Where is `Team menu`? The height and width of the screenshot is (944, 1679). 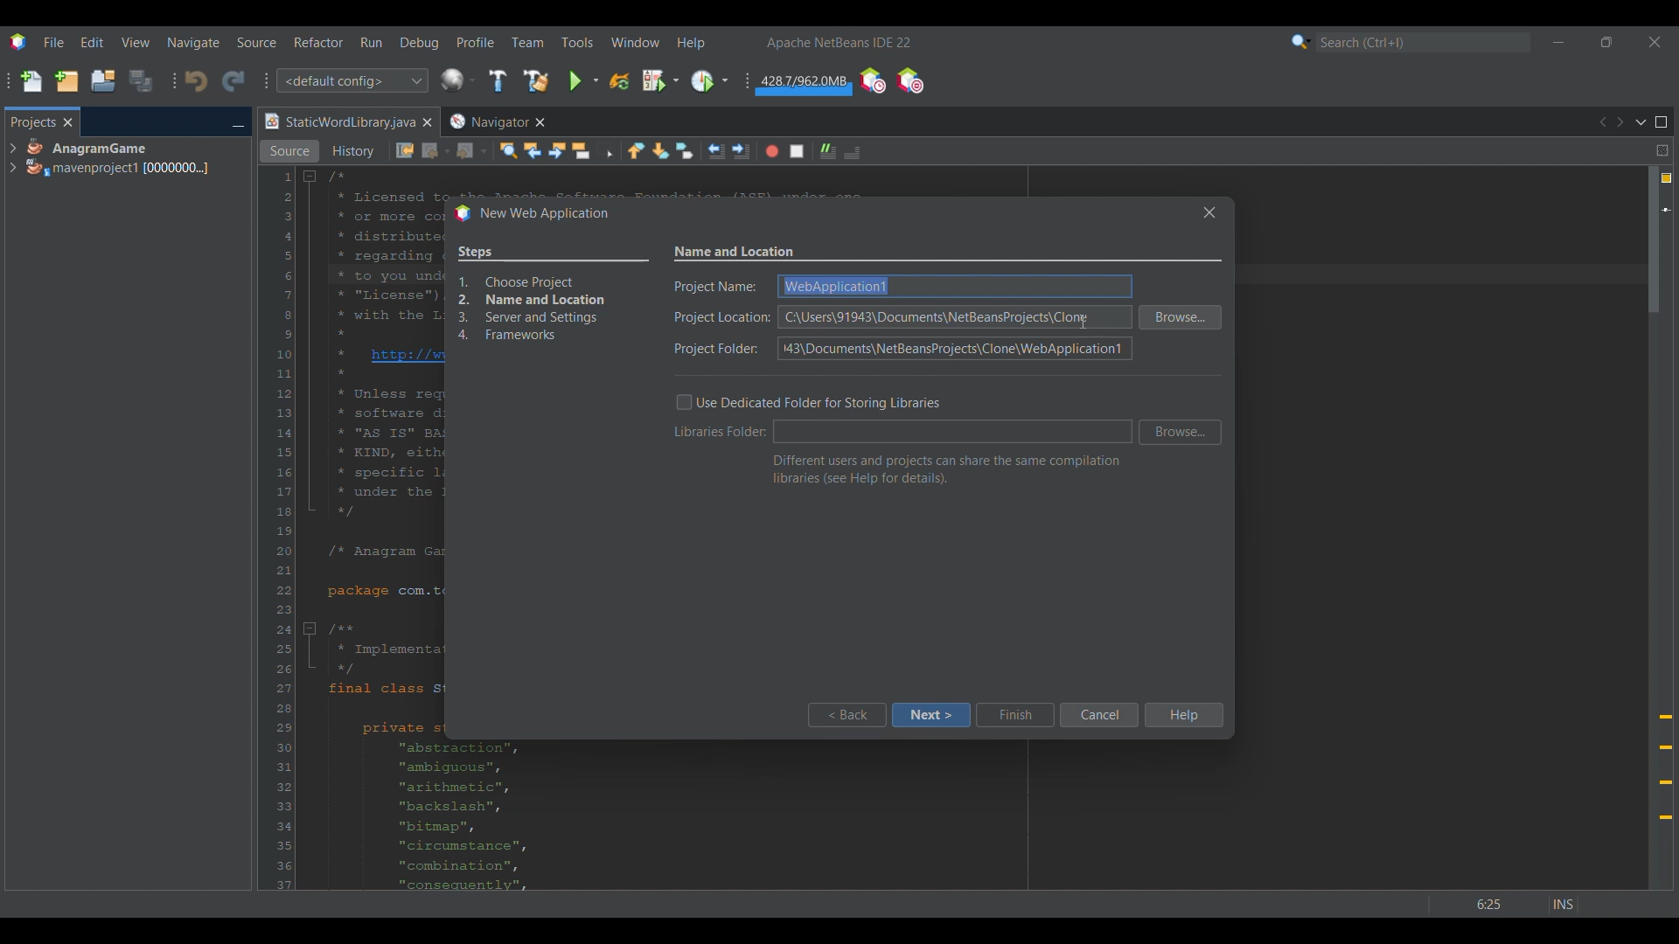
Team menu is located at coordinates (527, 42).